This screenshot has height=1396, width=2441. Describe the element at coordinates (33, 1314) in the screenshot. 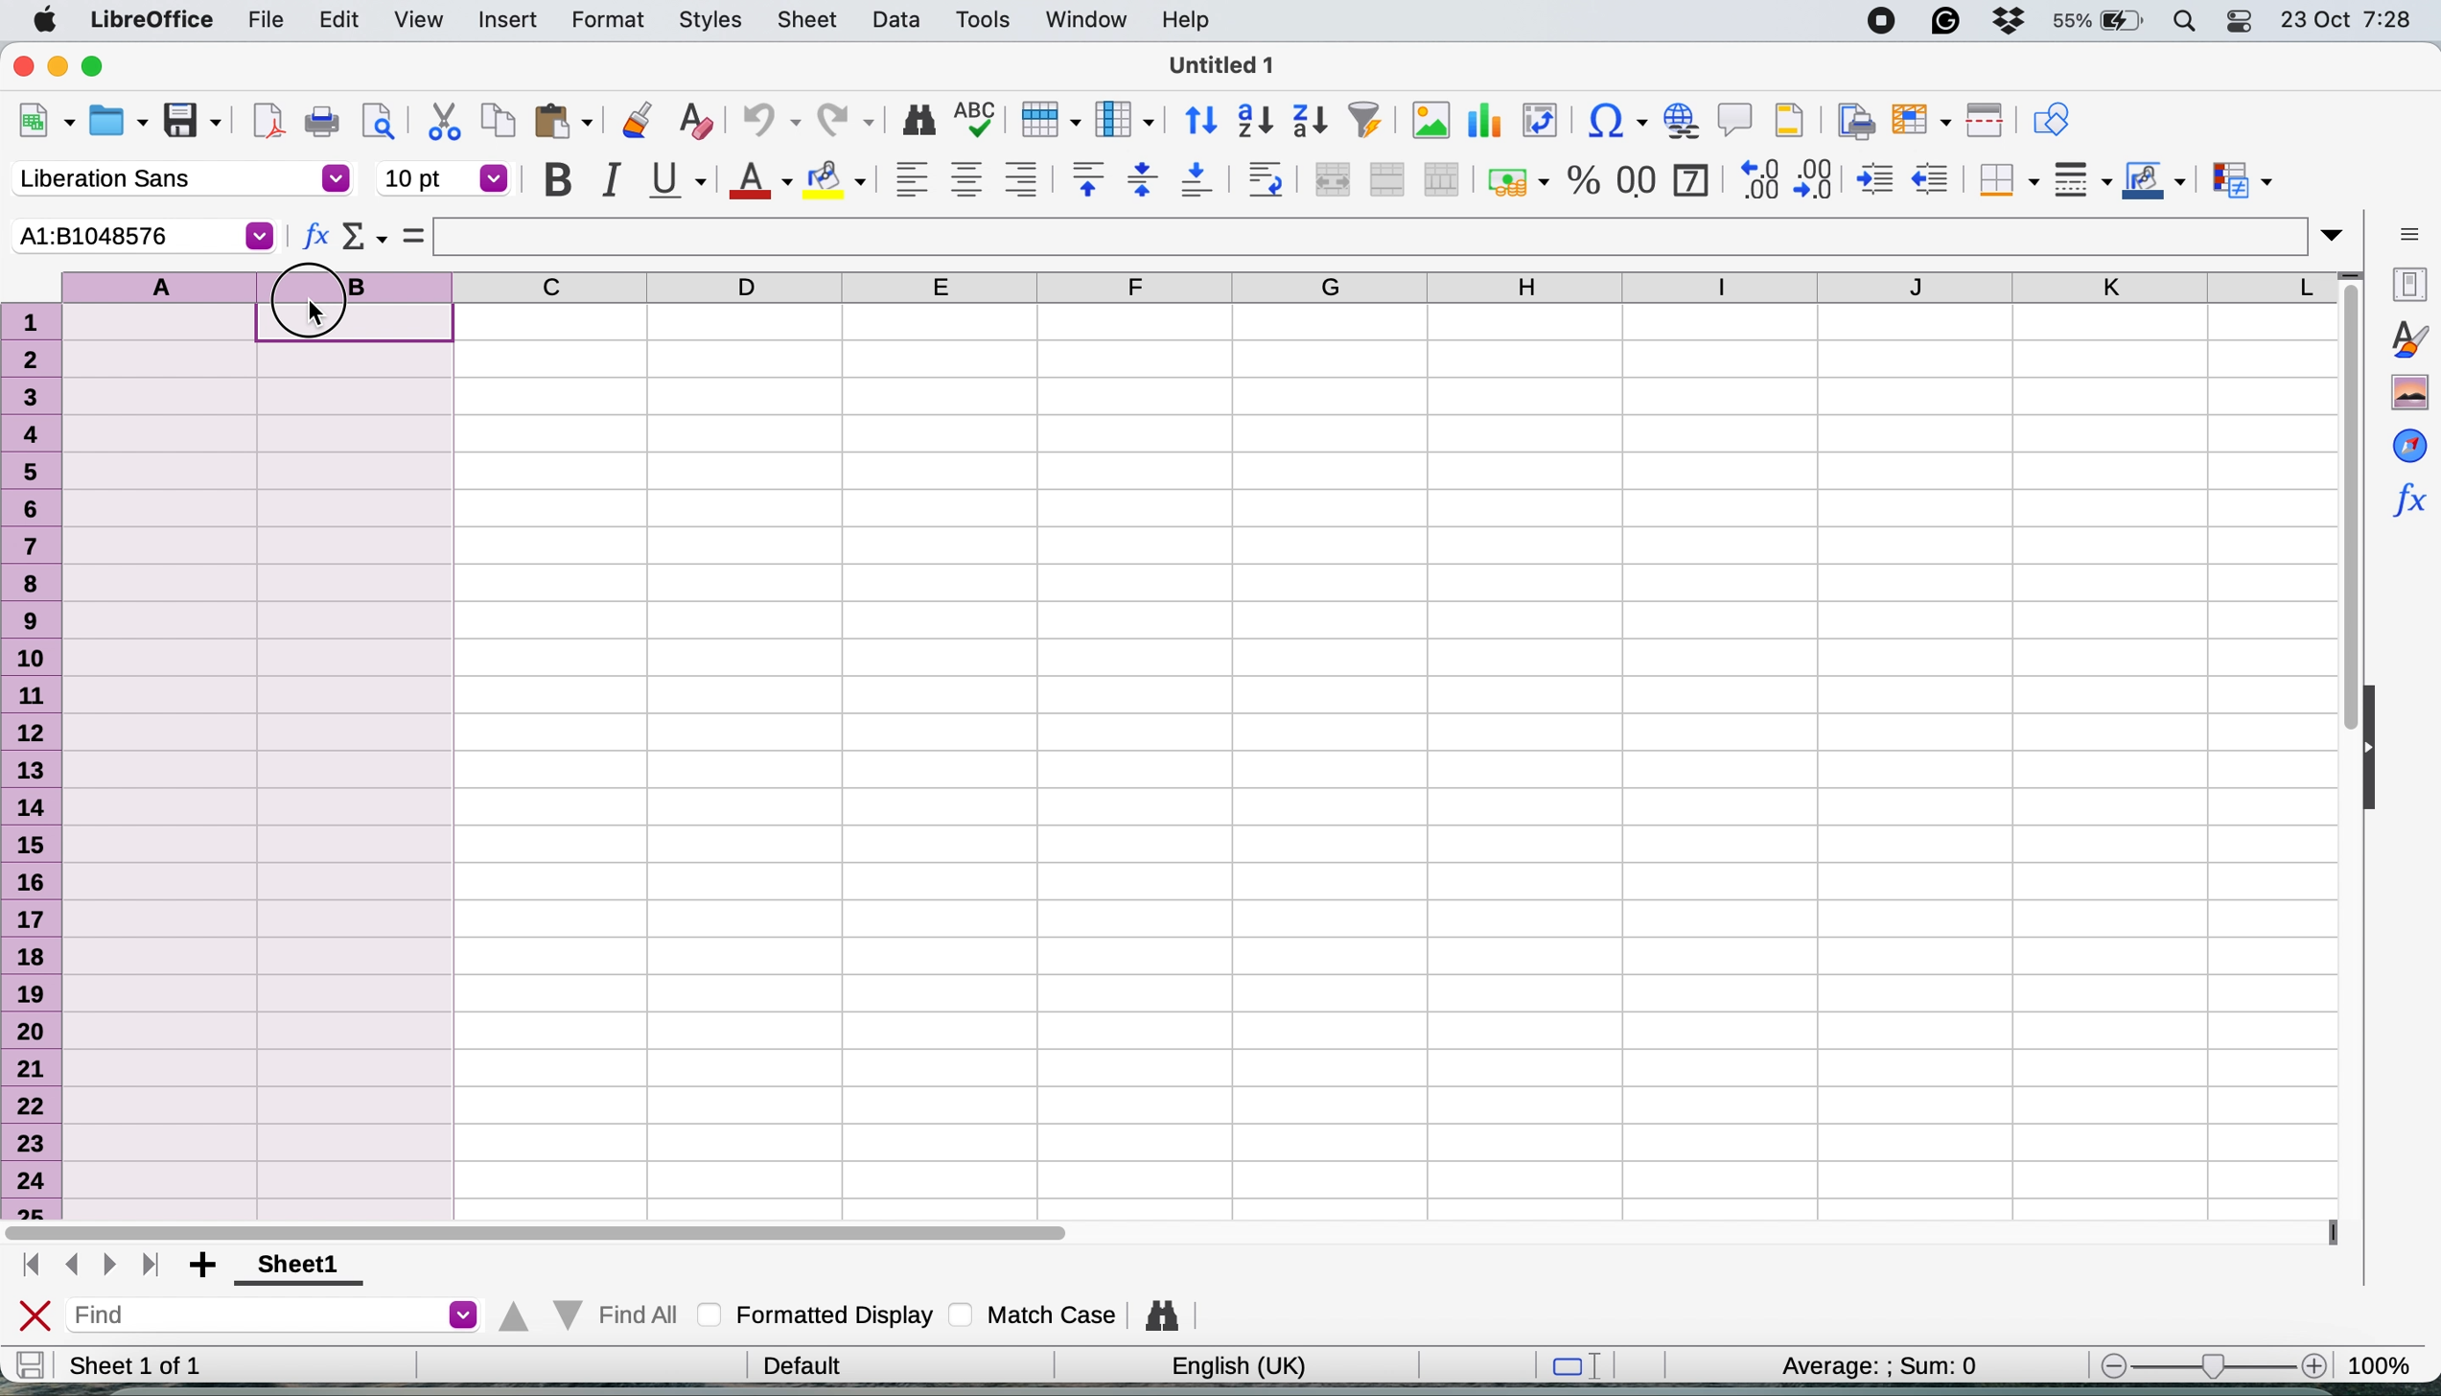

I see `close` at that location.